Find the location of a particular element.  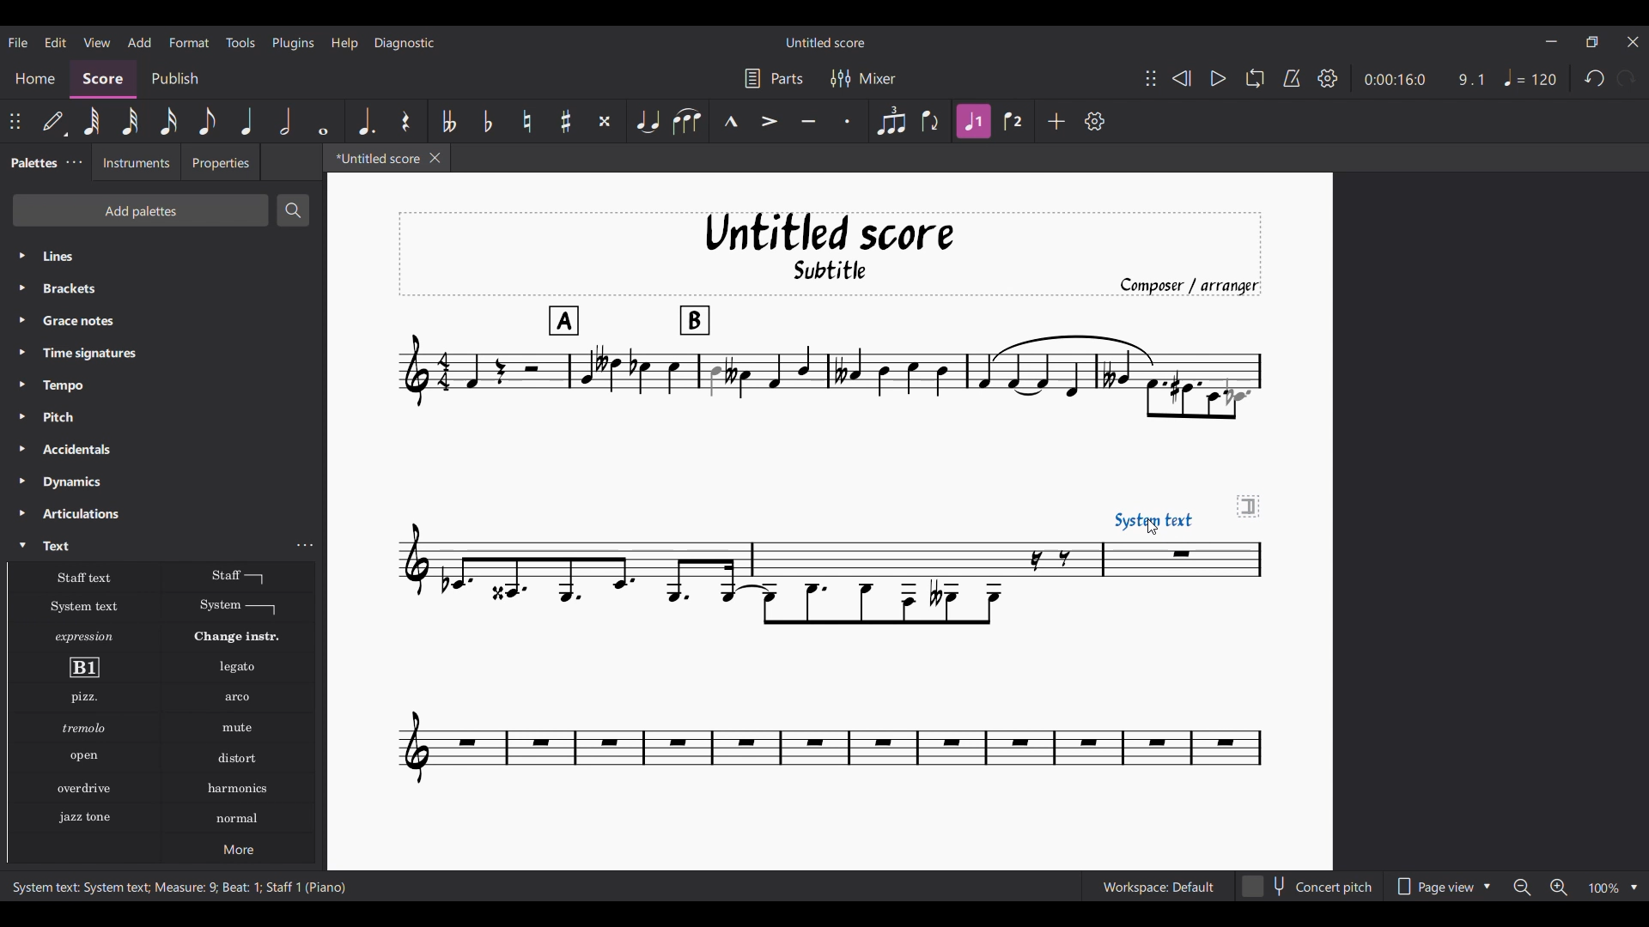

Voice 1 highlighted after current selection is located at coordinates (974, 121).